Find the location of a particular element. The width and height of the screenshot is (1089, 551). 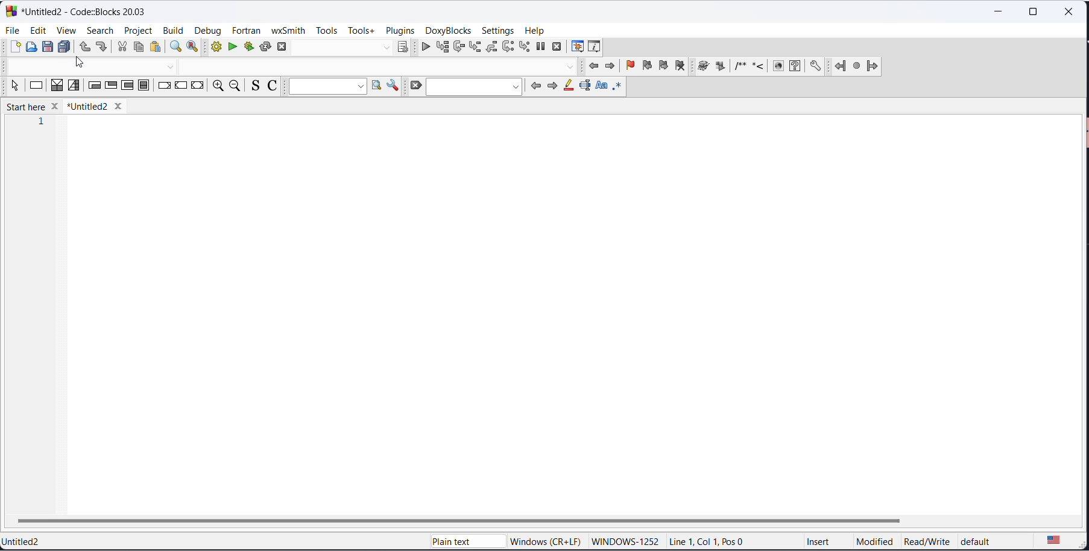

return instruction is located at coordinates (198, 87).